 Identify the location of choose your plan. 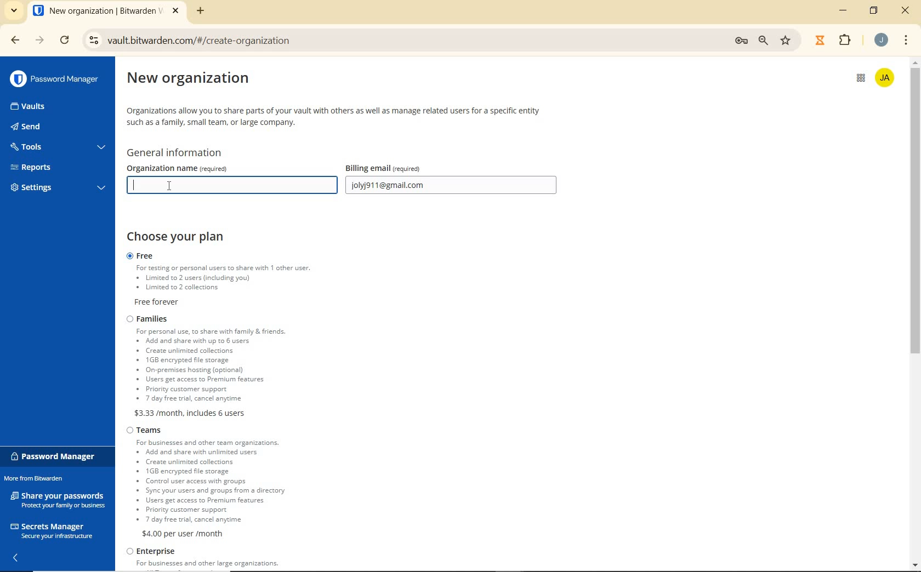
(181, 237).